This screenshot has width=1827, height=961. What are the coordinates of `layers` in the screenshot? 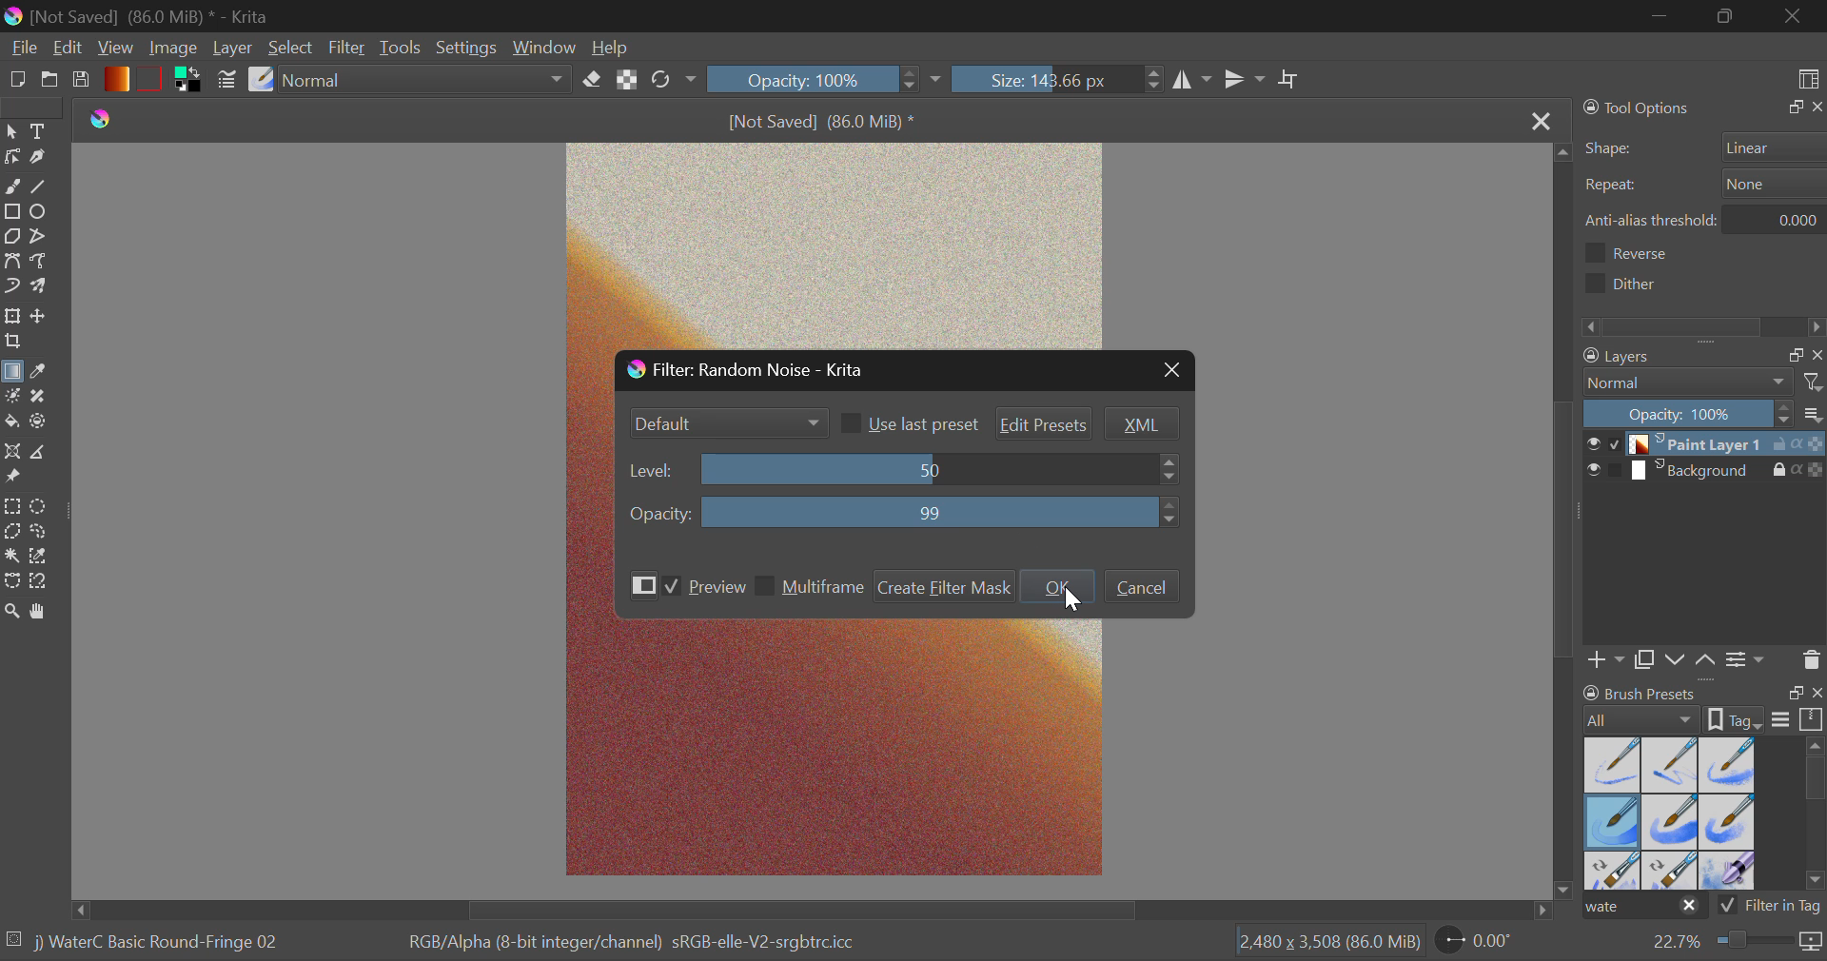 It's located at (1670, 358).